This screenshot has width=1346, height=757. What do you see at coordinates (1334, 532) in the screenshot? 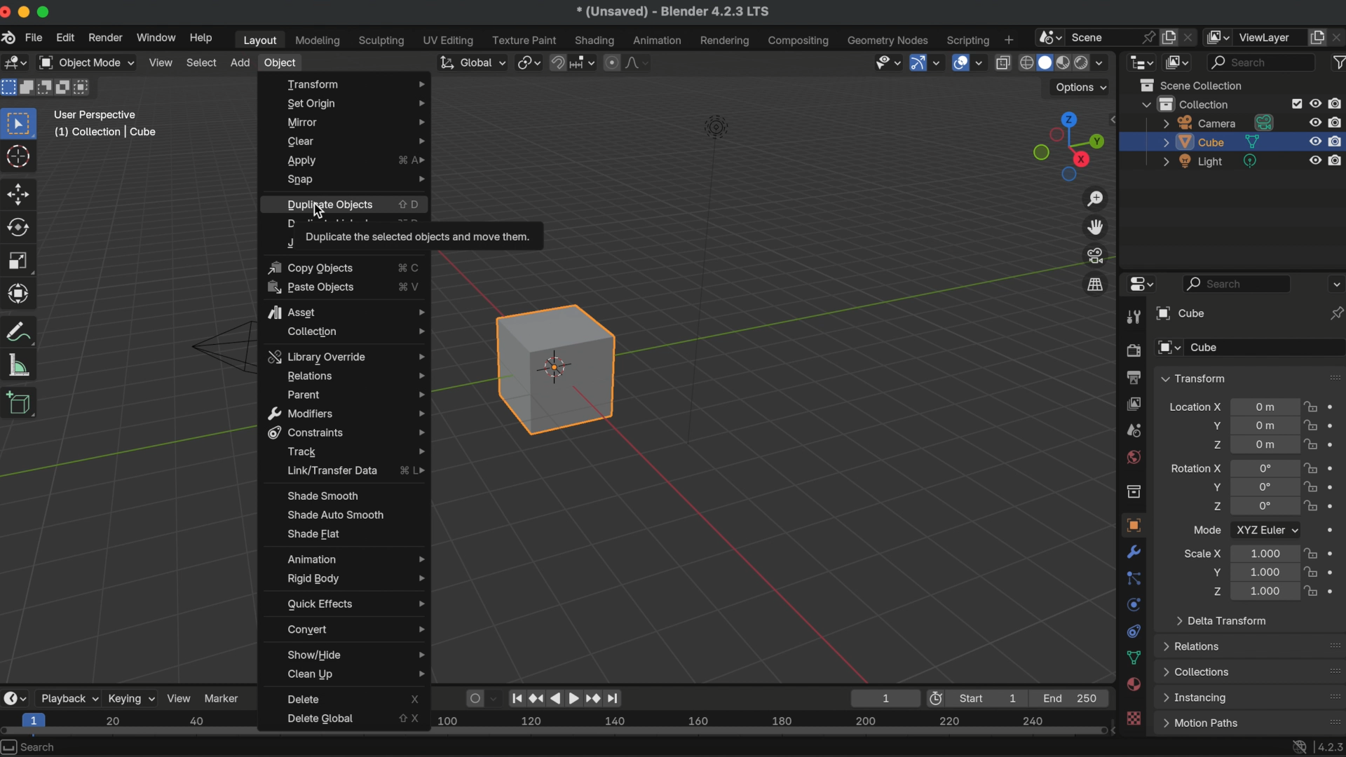
I see `animate property` at bounding box center [1334, 532].